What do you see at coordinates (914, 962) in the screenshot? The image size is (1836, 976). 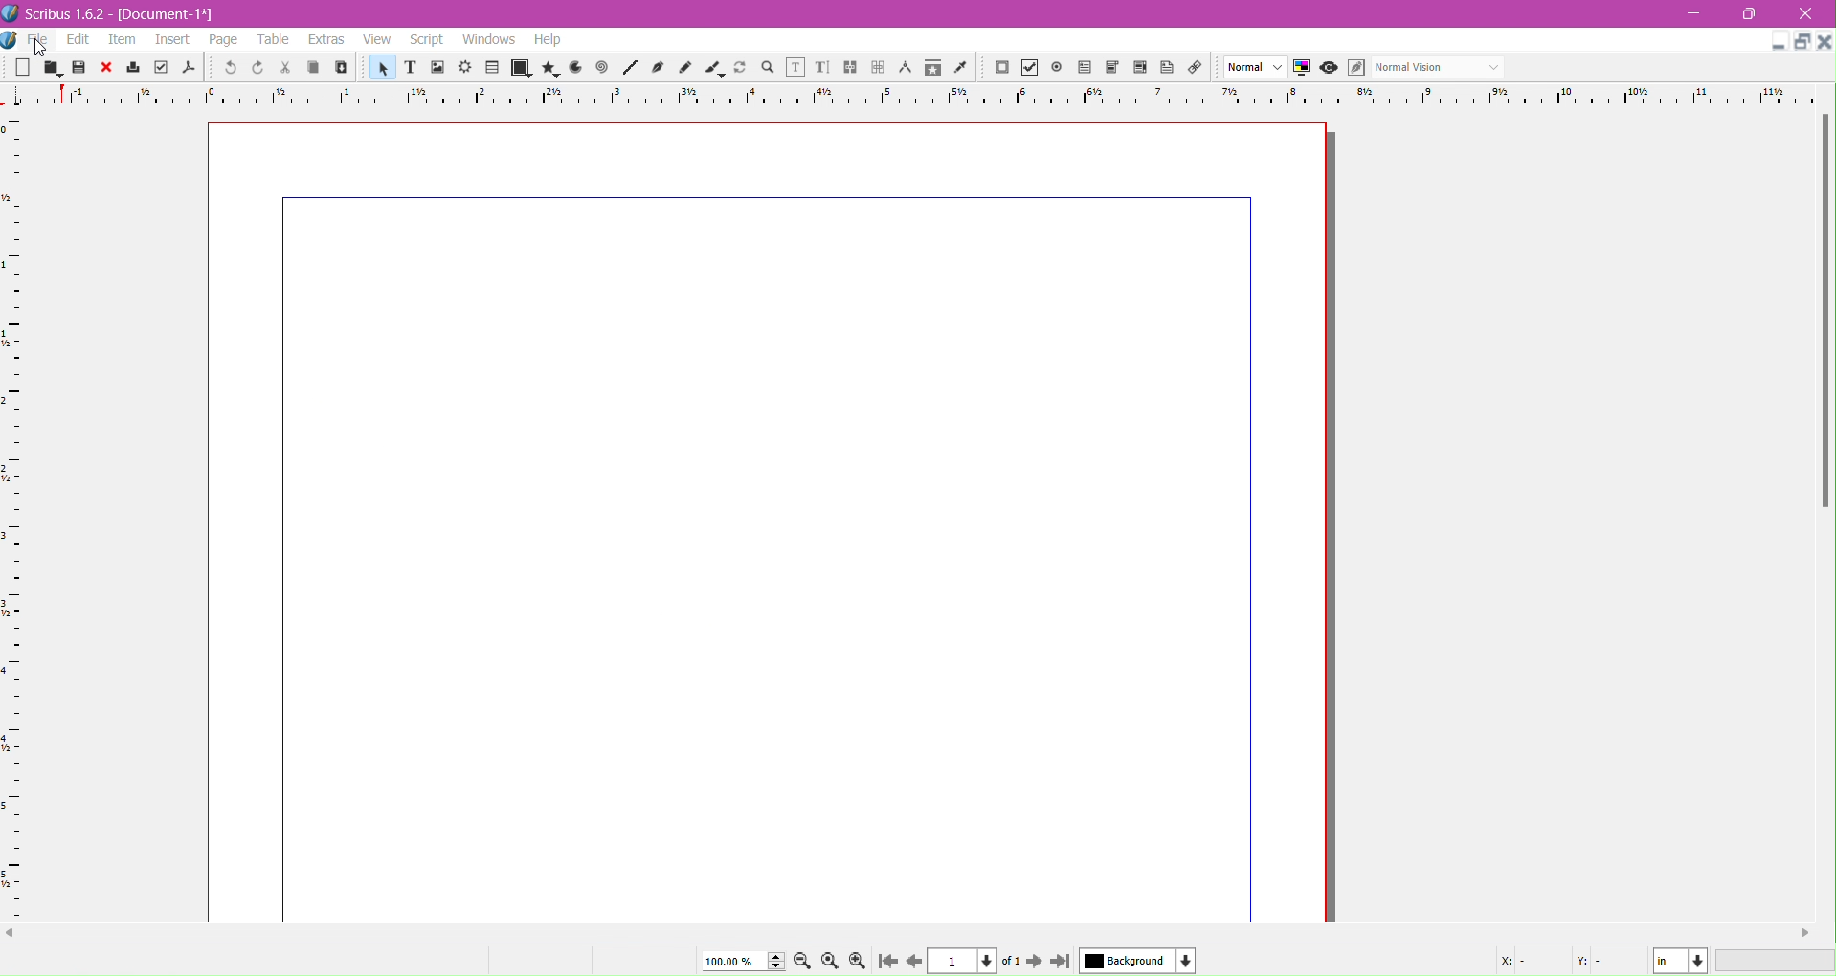 I see `go to previous page` at bounding box center [914, 962].